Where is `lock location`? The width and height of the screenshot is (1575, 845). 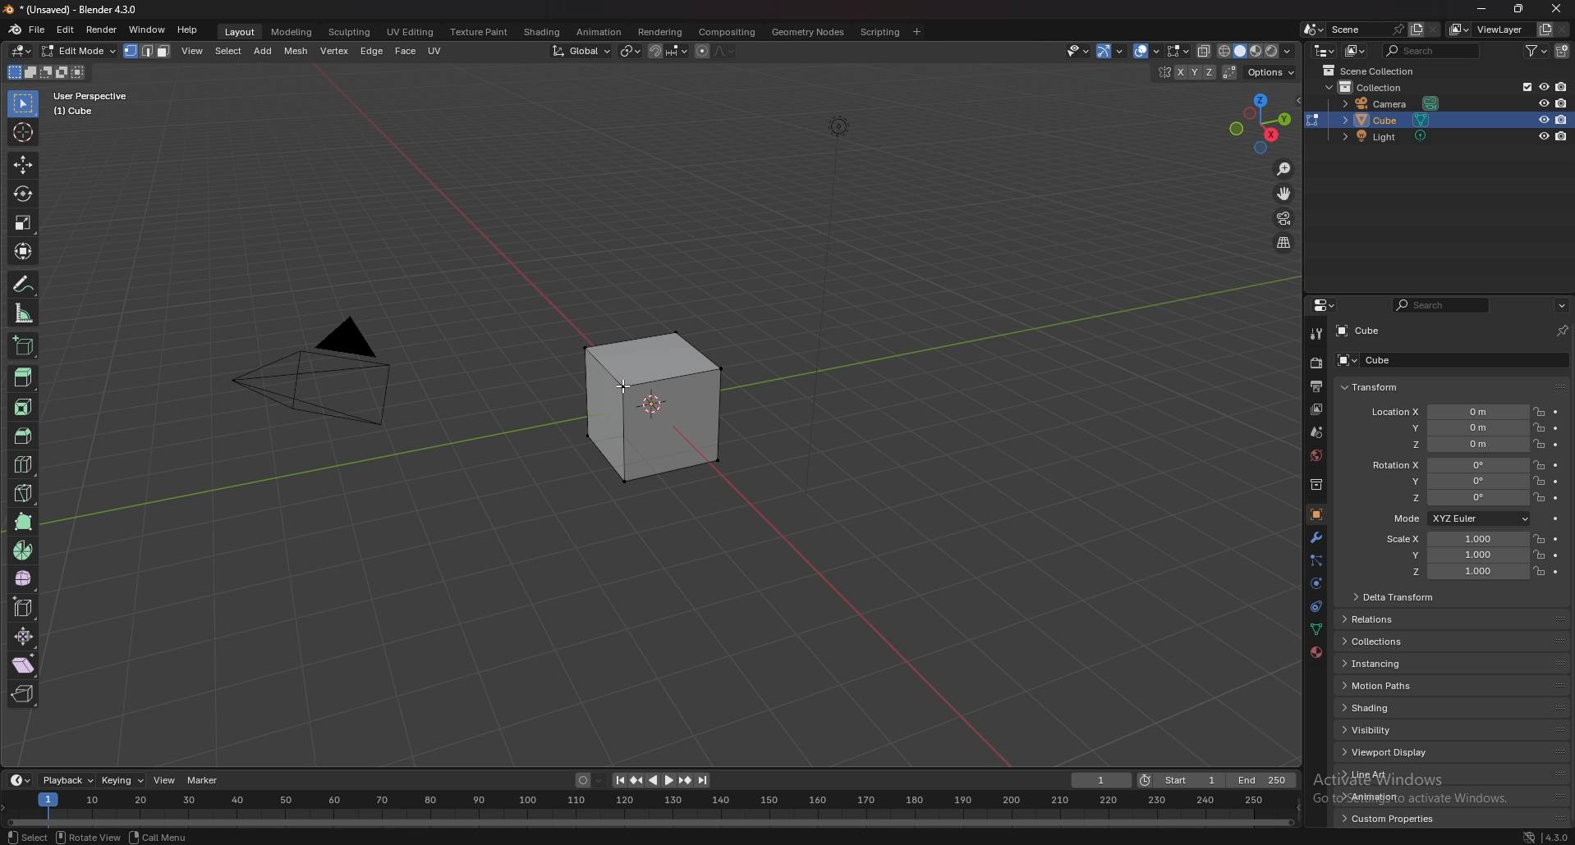 lock location is located at coordinates (1540, 444).